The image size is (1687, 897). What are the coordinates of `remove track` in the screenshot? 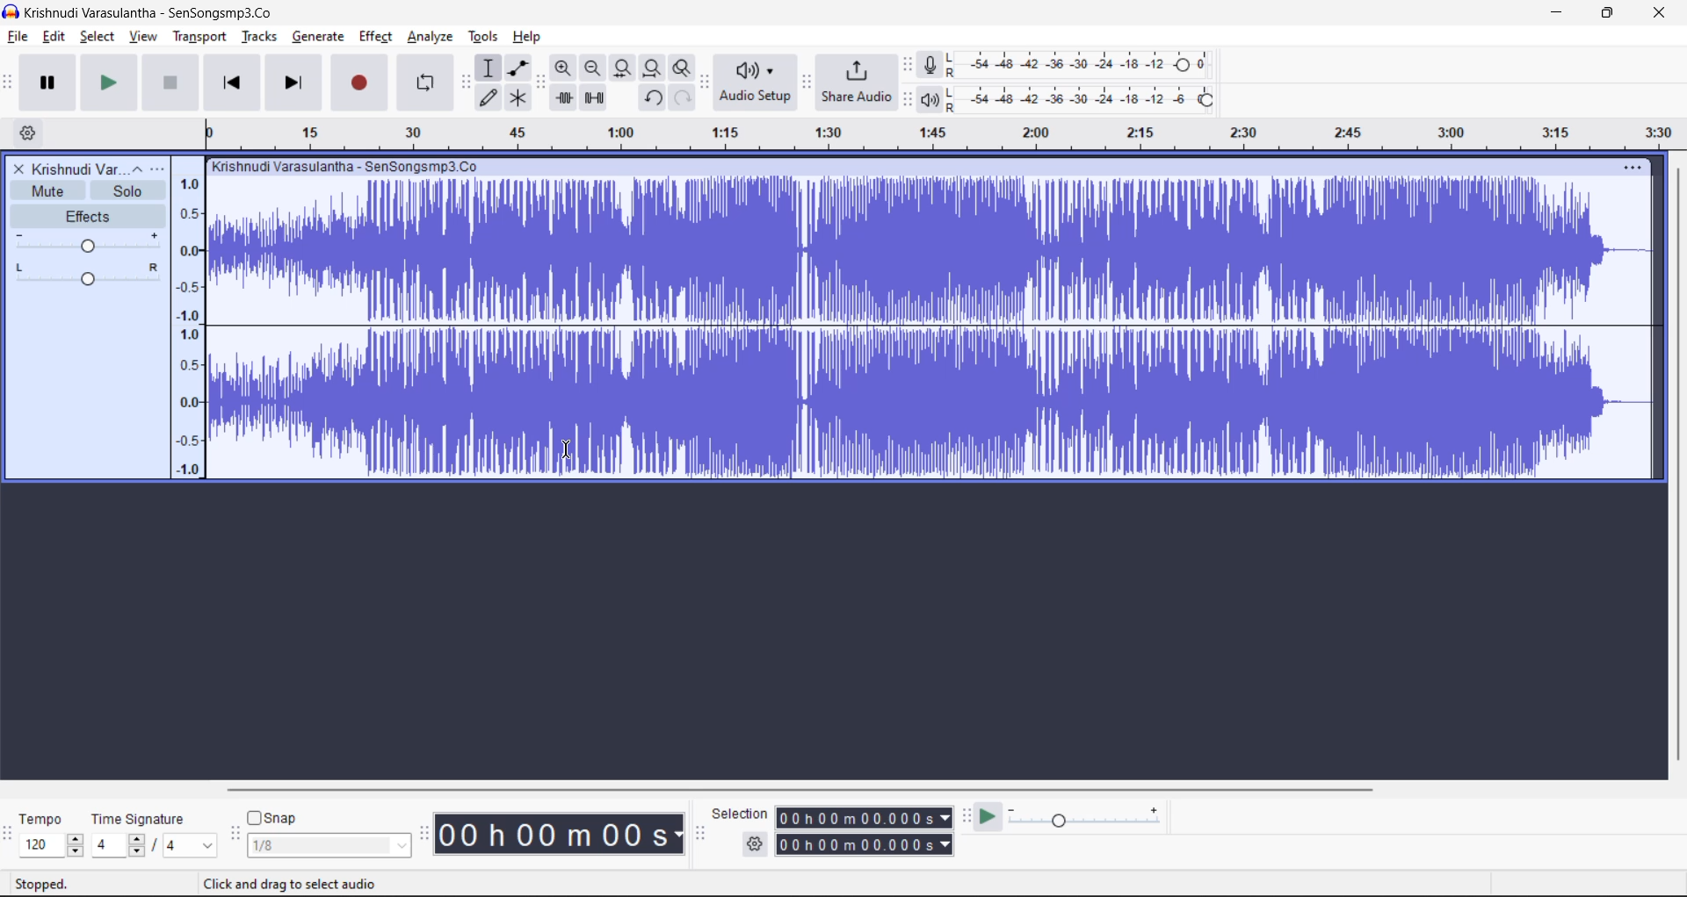 It's located at (19, 169).